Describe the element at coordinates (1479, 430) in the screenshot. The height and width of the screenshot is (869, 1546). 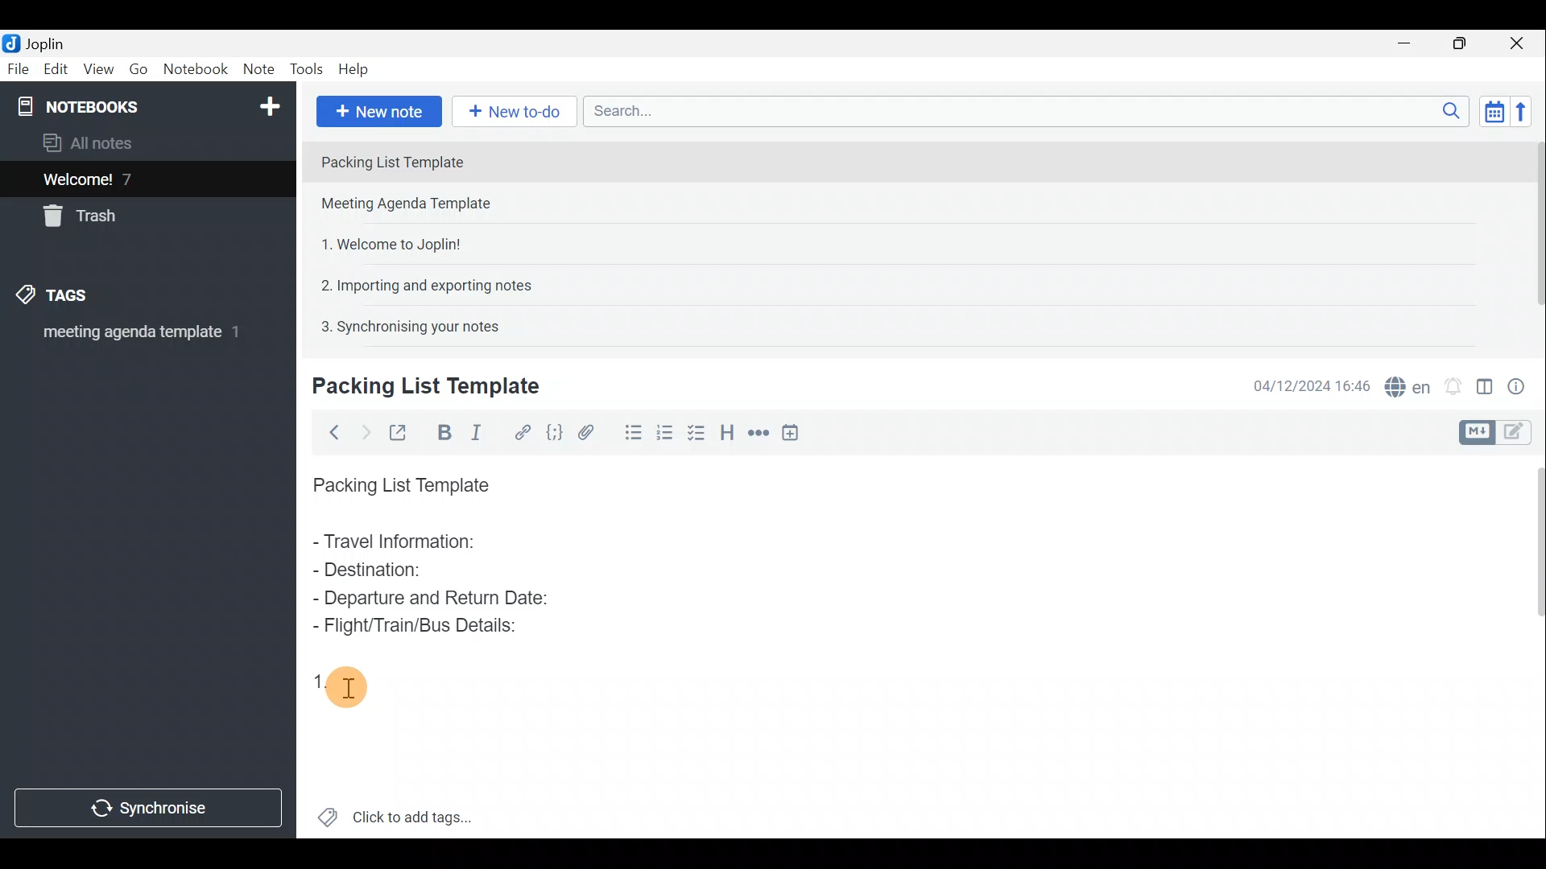
I see `Toggle editors` at that location.